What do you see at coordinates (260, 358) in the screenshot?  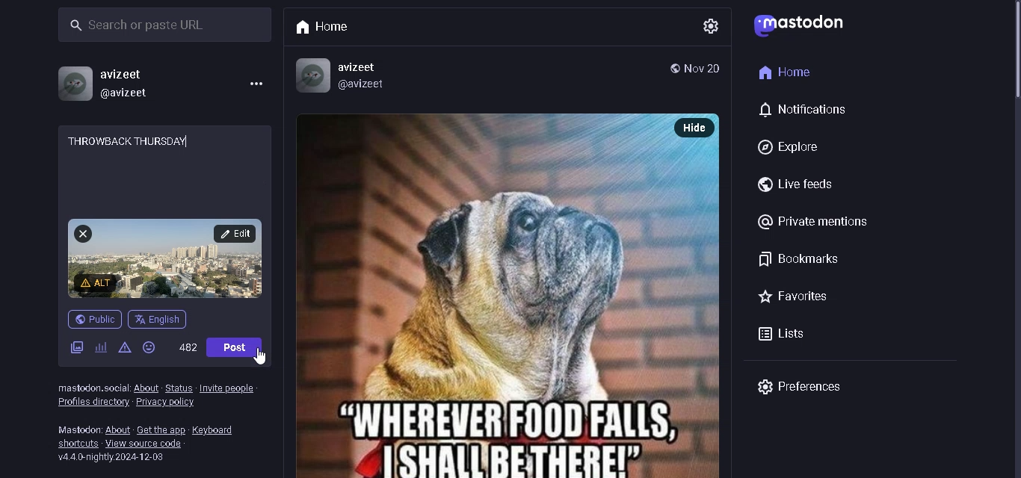 I see `Cursor` at bounding box center [260, 358].